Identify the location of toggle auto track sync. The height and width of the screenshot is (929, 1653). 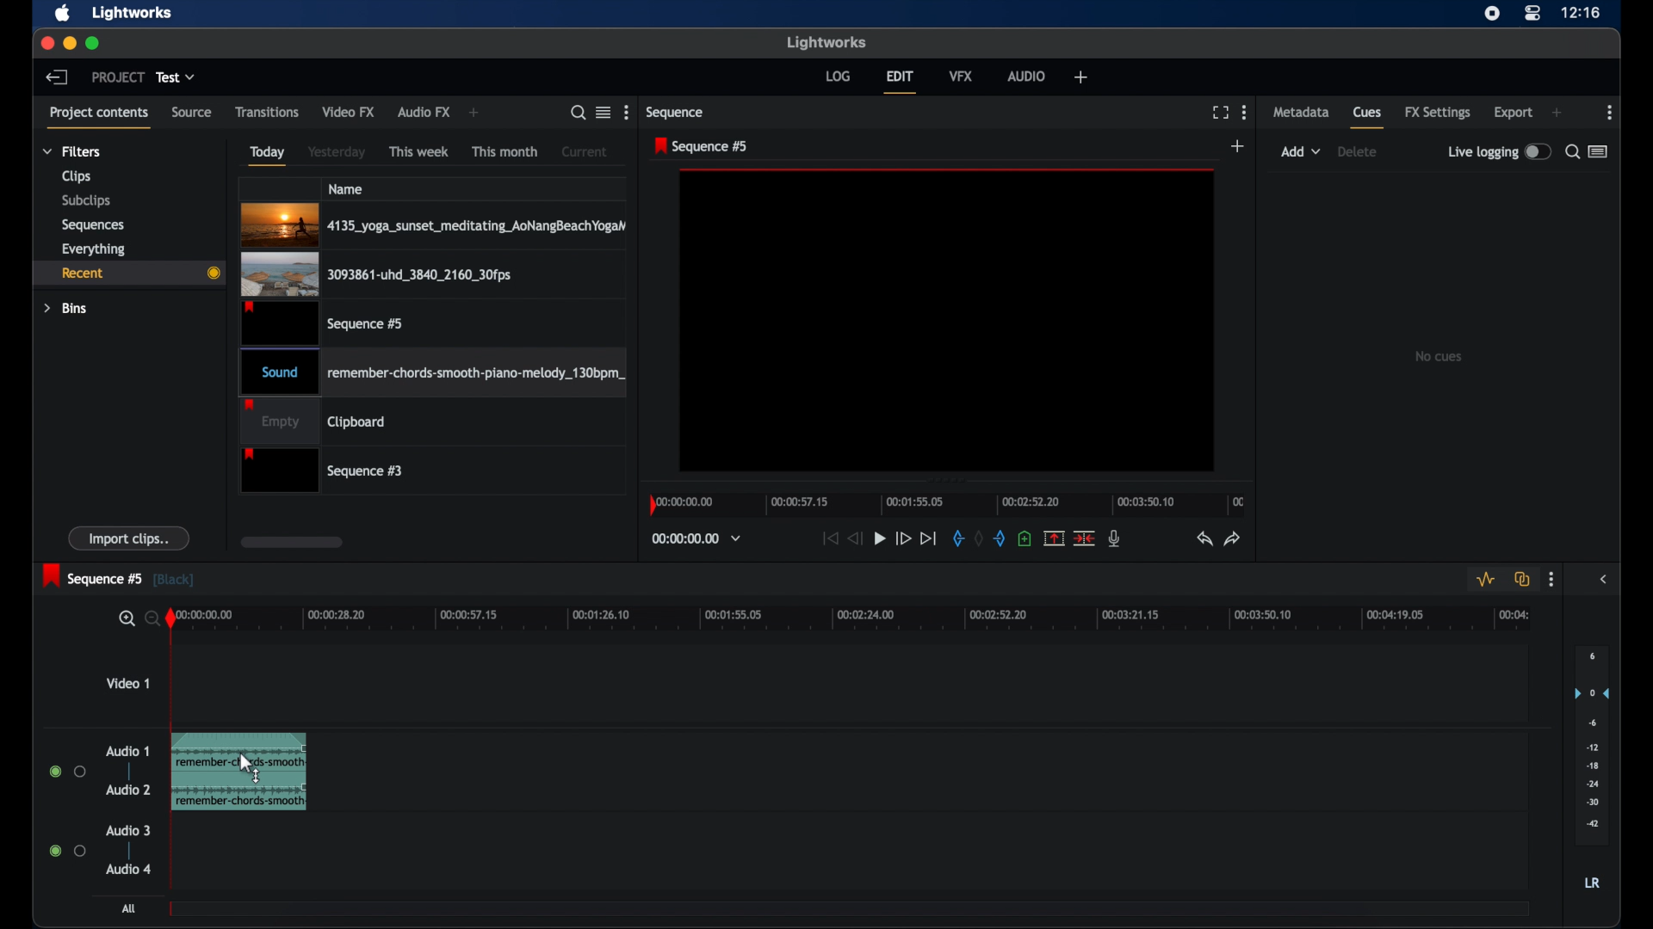
(1523, 579).